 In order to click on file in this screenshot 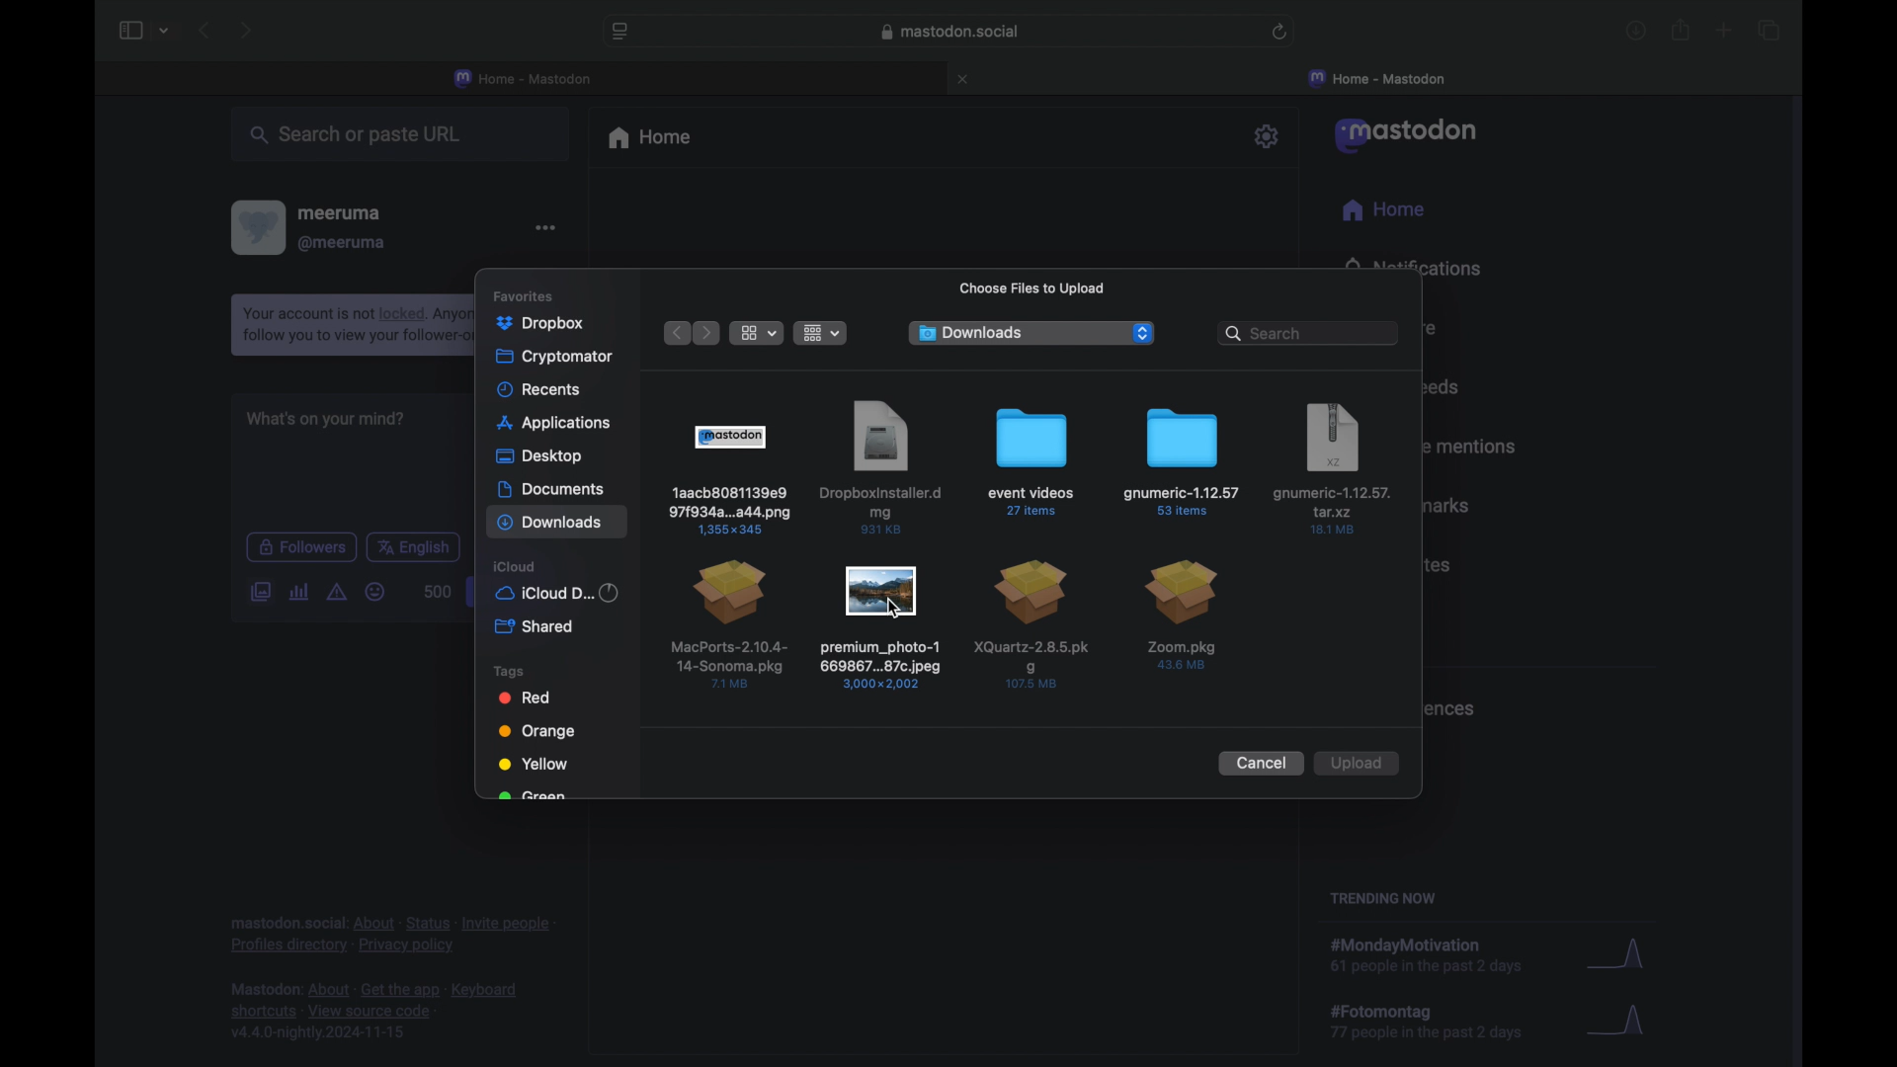, I will do `click(1033, 626)`.